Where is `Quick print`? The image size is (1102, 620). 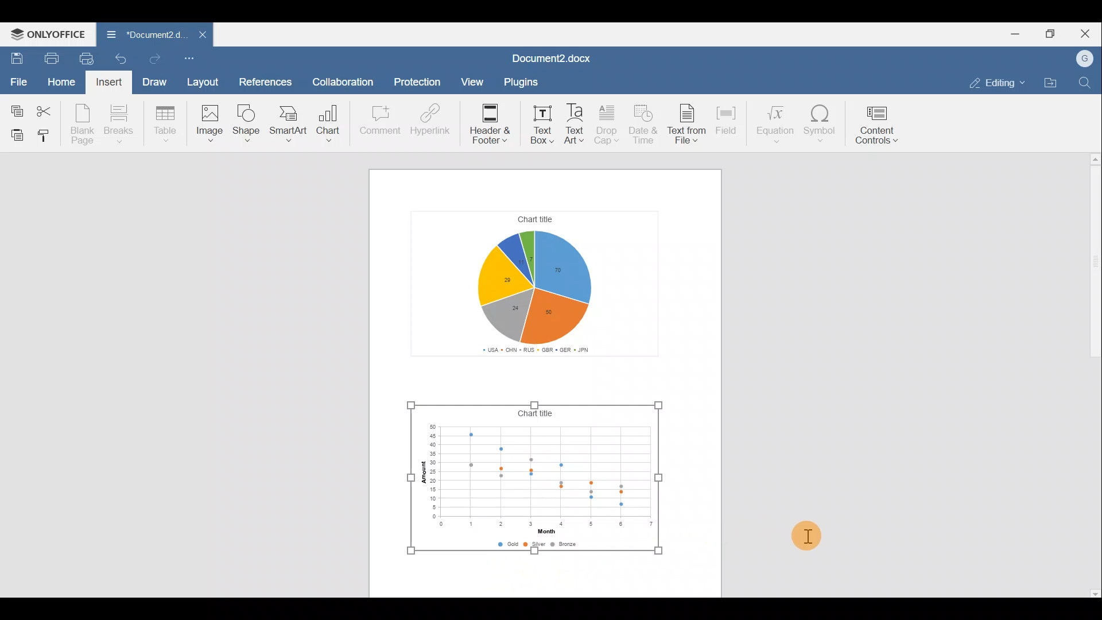 Quick print is located at coordinates (87, 59).